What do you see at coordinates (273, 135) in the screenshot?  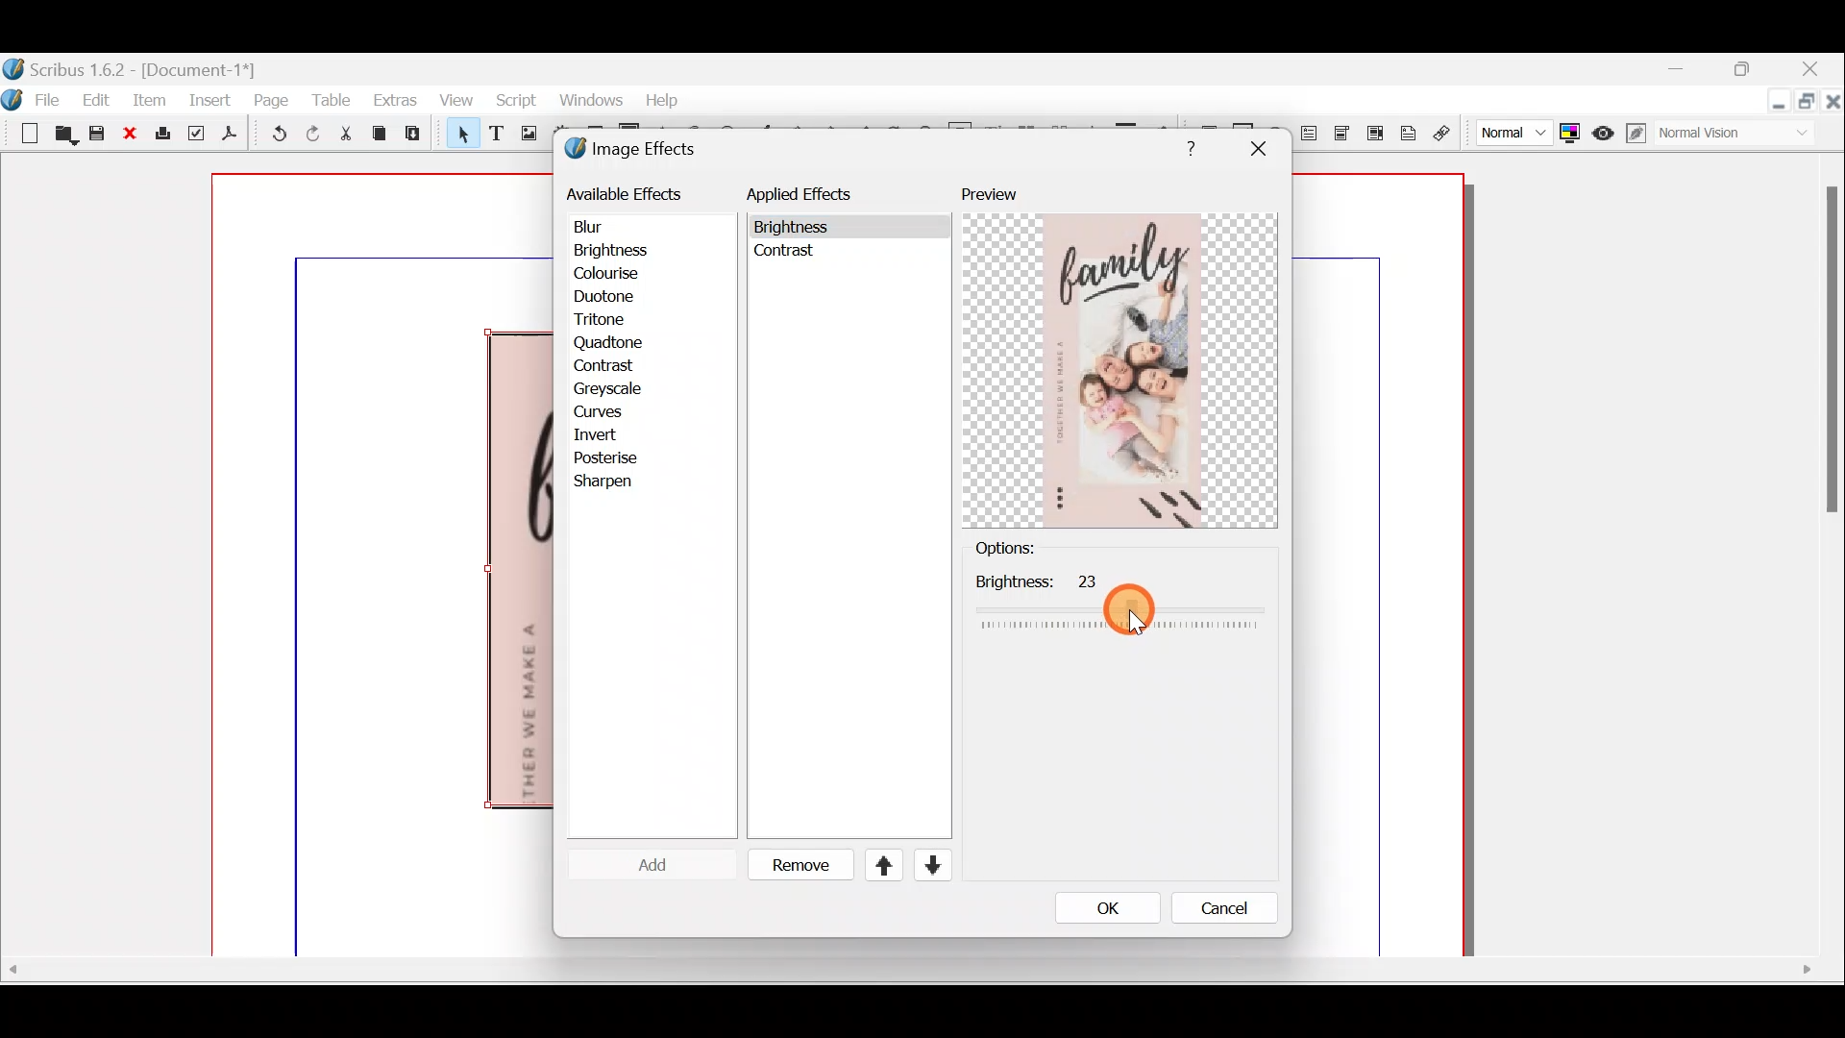 I see `Undo` at bounding box center [273, 135].